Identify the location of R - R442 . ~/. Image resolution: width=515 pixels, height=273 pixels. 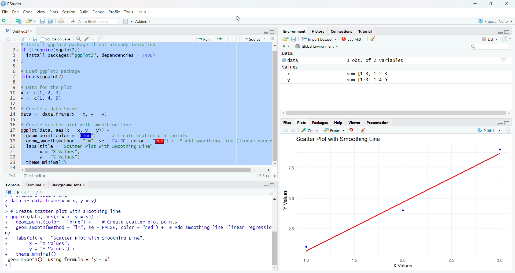
(28, 193).